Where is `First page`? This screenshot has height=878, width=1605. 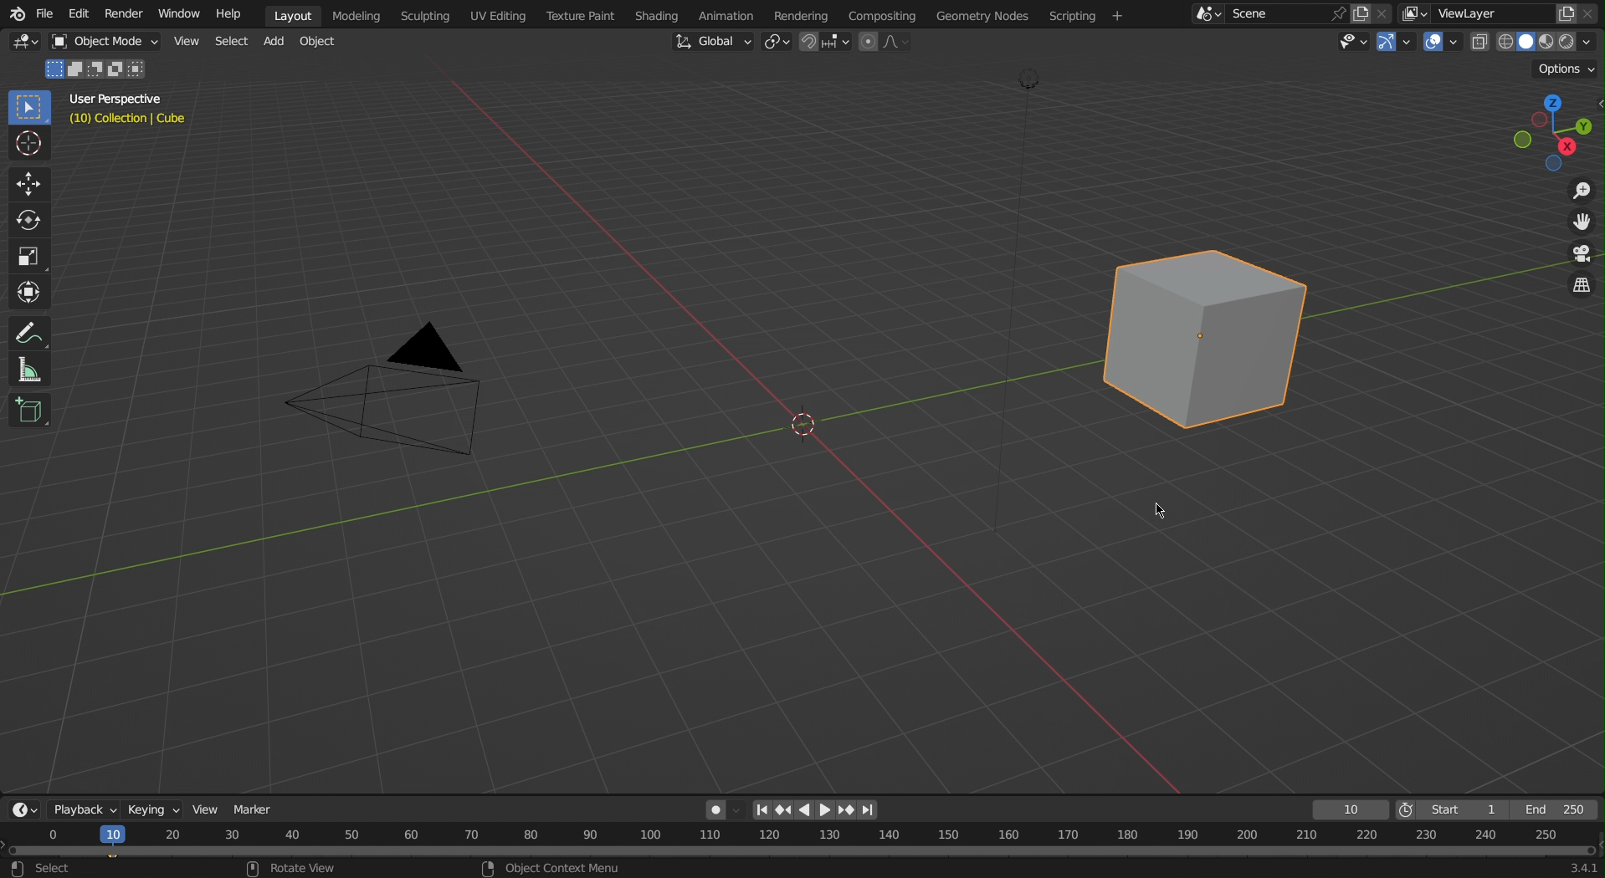
First page is located at coordinates (761, 809).